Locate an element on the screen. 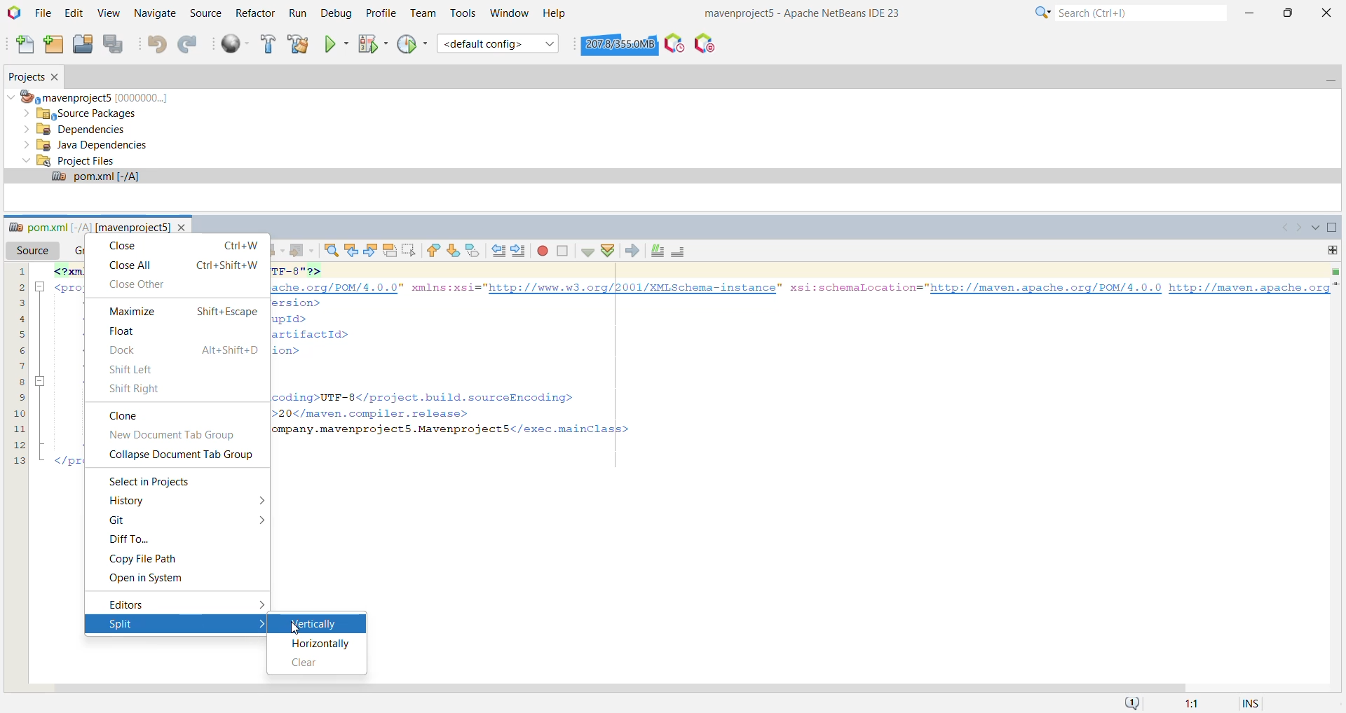 Image resolution: width=1346 pixels, height=713 pixels. Team is located at coordinates (421, 13).